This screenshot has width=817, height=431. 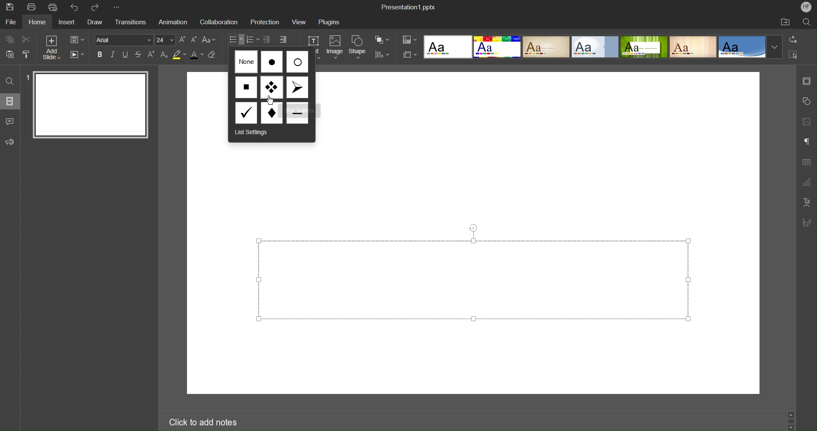 I want to click on Image Settings, so click(x=806, y=122).